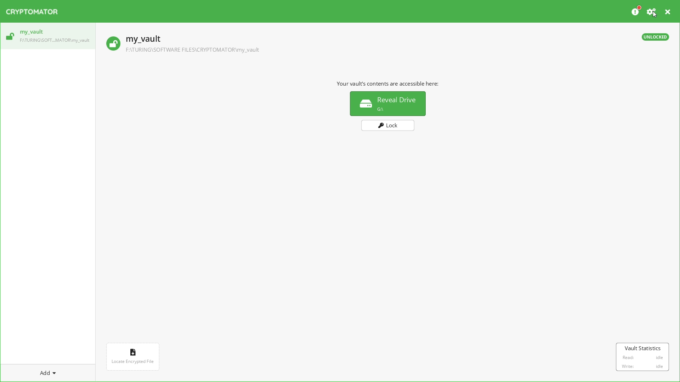 The image size is (680, 382). Describe the element at coordinates (389, 104) in the screenshot. I see `Reveal Drive` at that location.